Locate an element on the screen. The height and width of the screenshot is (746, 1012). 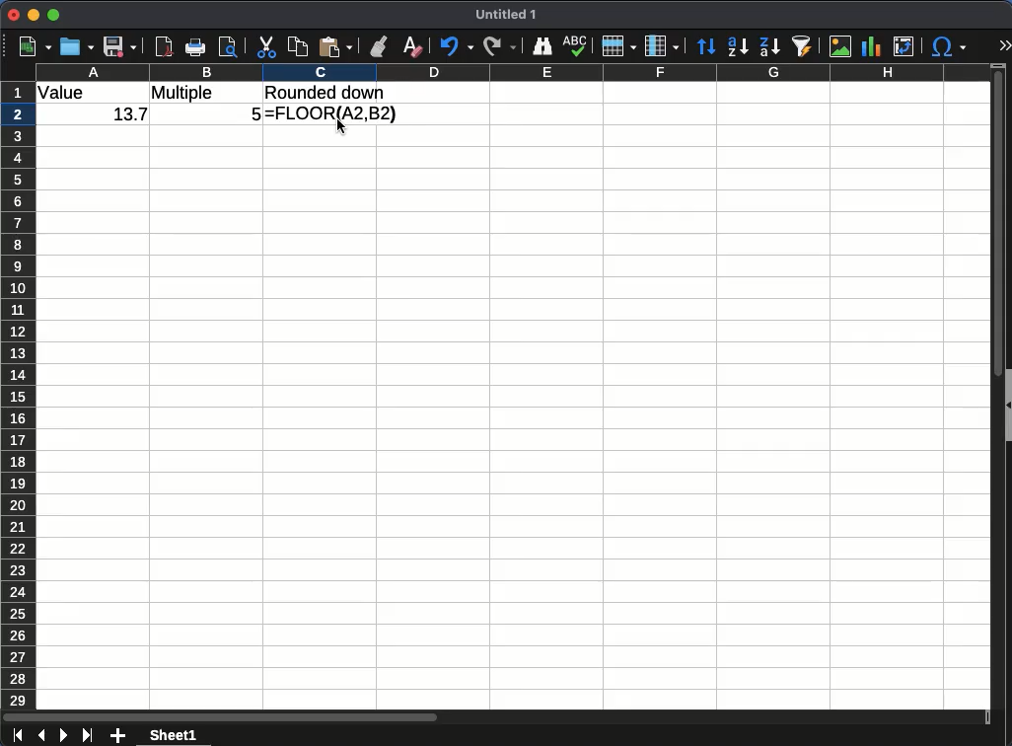
print preview is located at coordinates (229, 48).